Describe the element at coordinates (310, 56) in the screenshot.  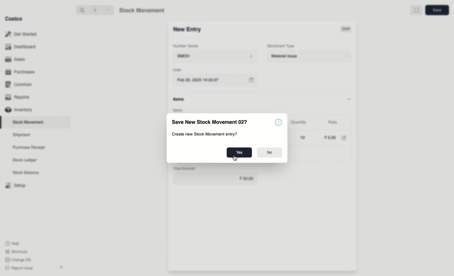
I see `Material Issue` at that location.